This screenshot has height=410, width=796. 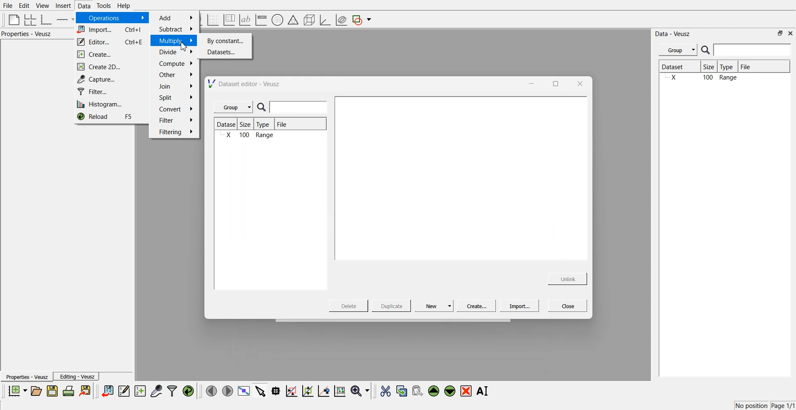 I want to click on add an axis, so click(x=66, y=19).